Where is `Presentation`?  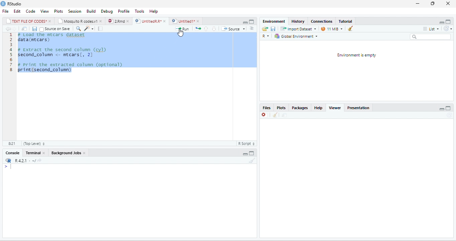 Presentation is located at coordinates (360, 108).